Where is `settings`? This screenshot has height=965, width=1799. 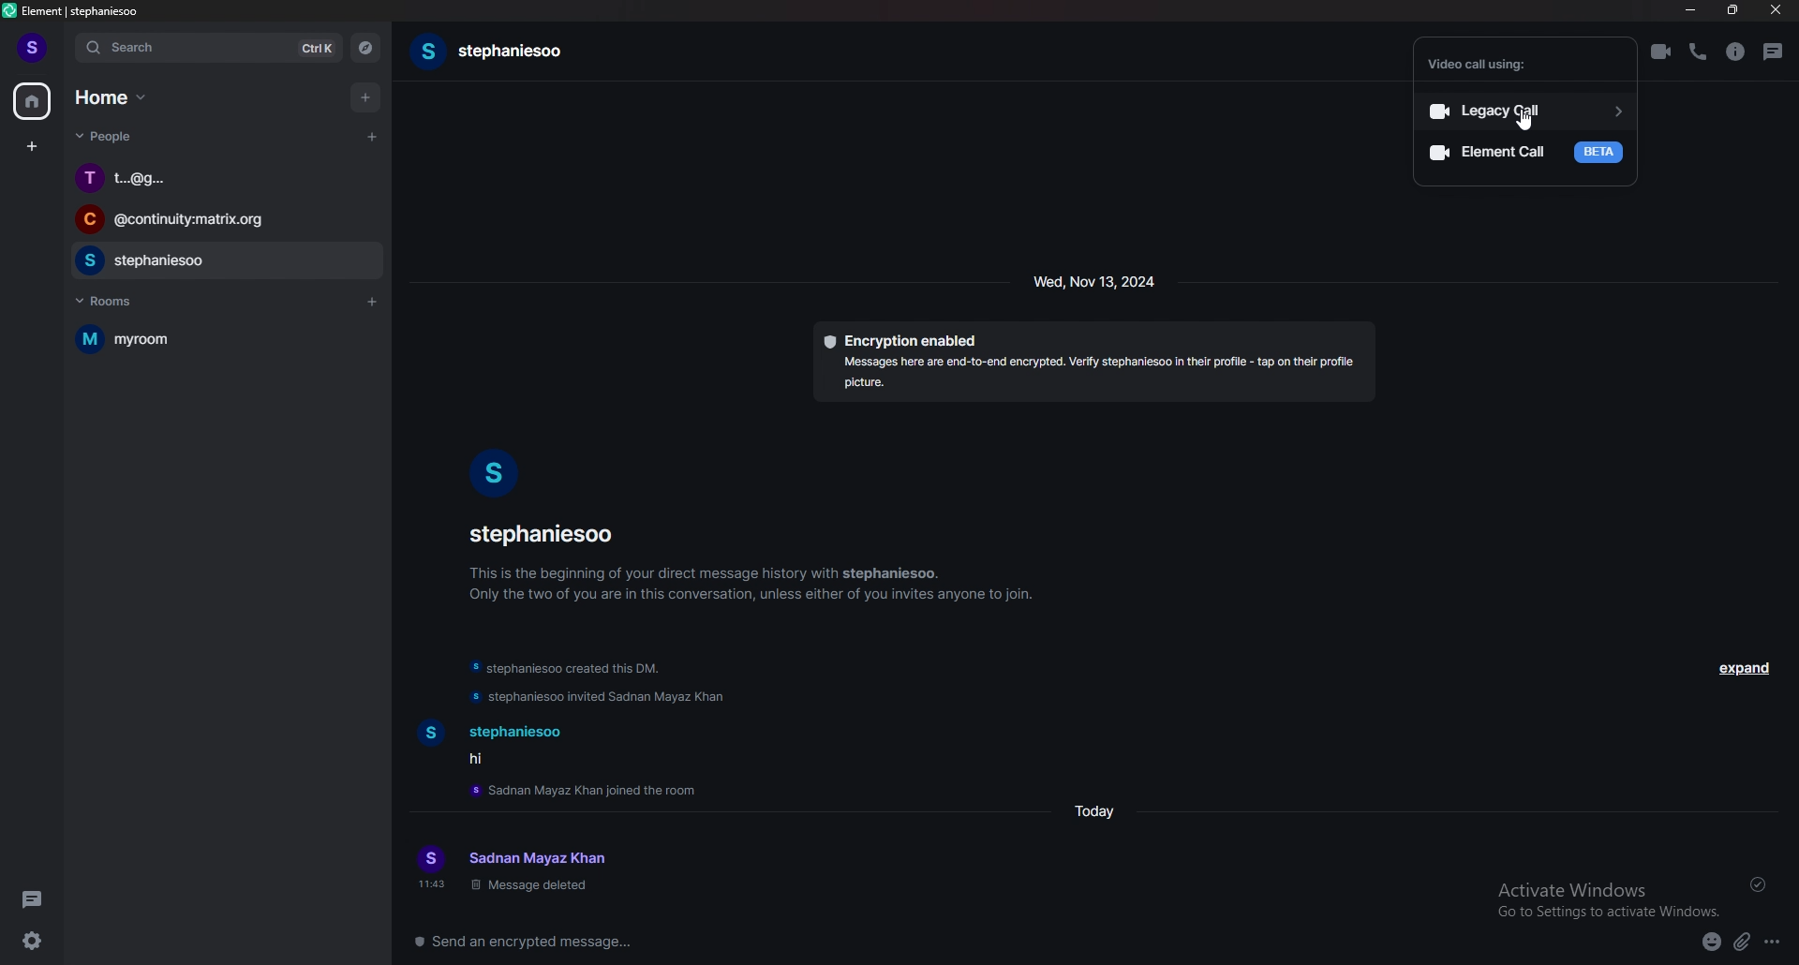 settings is located at coordinates (32, 942).